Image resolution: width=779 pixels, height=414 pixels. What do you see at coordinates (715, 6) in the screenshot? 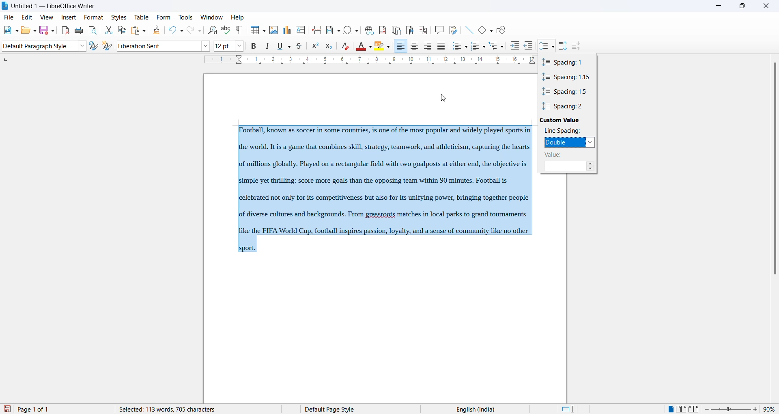
I see `minimize` at bounding box center [715, 6].